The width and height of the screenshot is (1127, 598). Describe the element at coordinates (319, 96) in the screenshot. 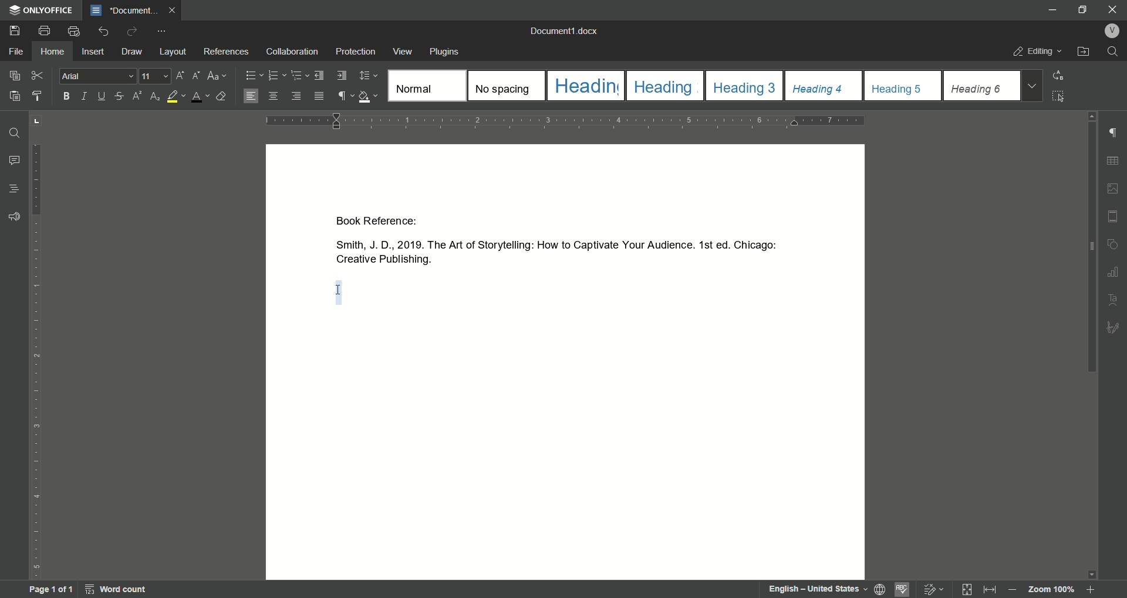

I see `justified` at that location.